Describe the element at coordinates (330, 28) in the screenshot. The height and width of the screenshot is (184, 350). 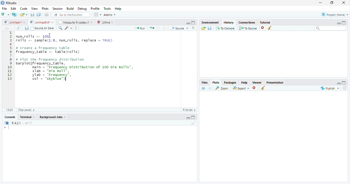
I see `Search` at that location.